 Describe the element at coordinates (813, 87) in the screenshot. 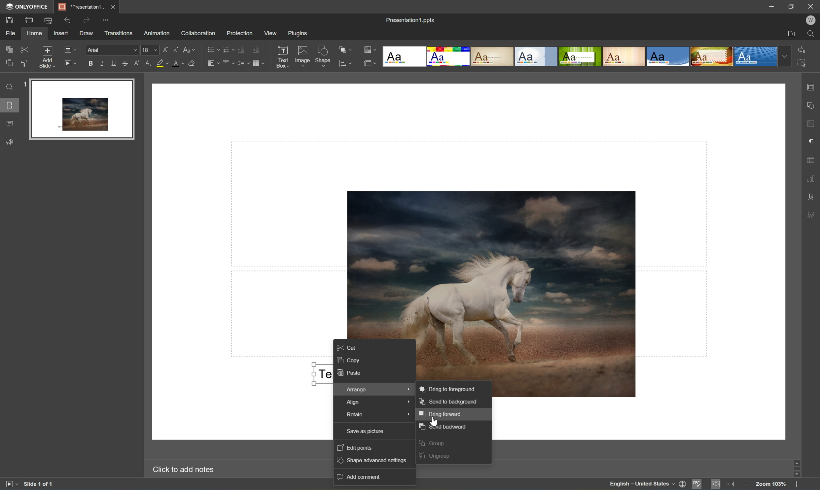

I see `Slide settings` at that location.